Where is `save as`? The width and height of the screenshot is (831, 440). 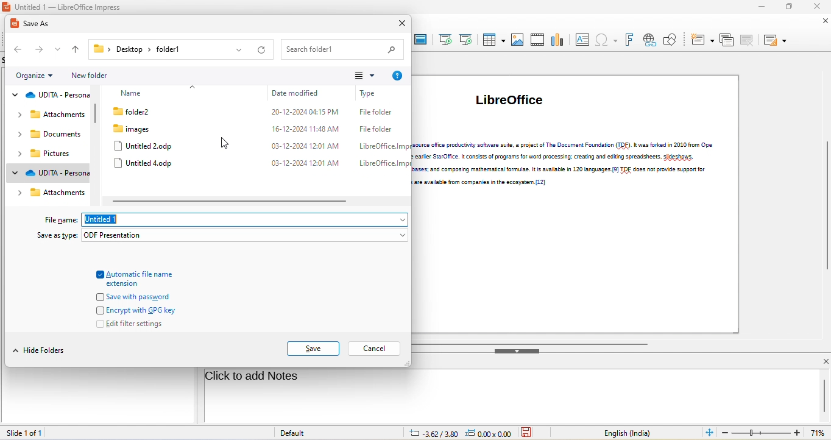 save as is located at coordinates (36, 26).